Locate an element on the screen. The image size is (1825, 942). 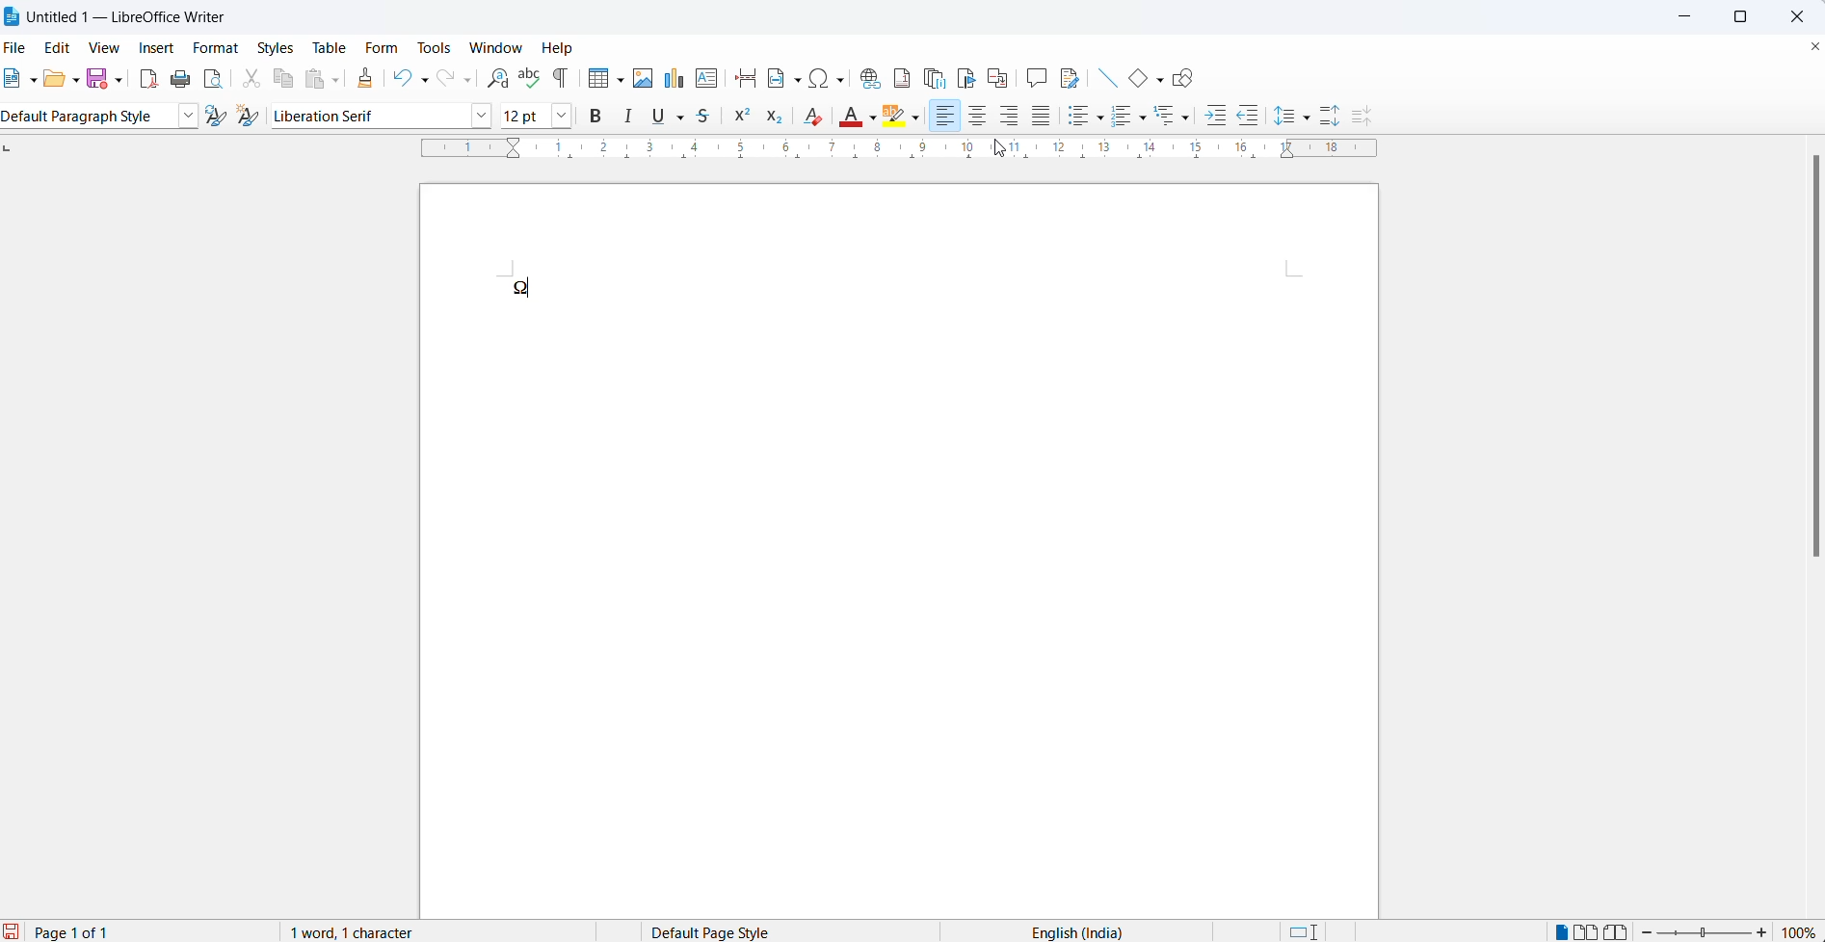
spellings is located at coordinates (528, 77).